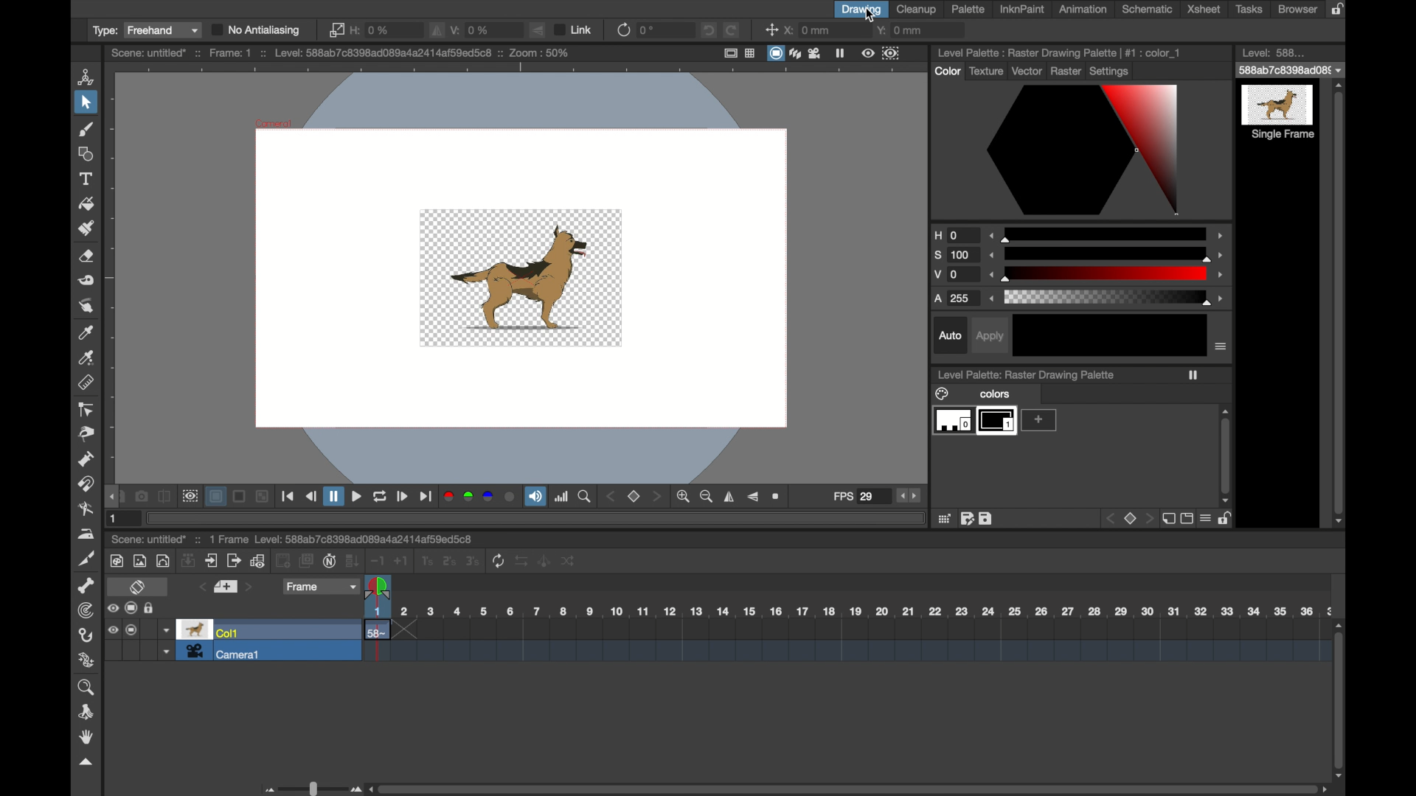 Image resolution: width=1416 pixels, height=796 pixels. What do you see at coordinates (84, 509) in the screenshot?
I see `blender tool` at bounding box center [84, 509].